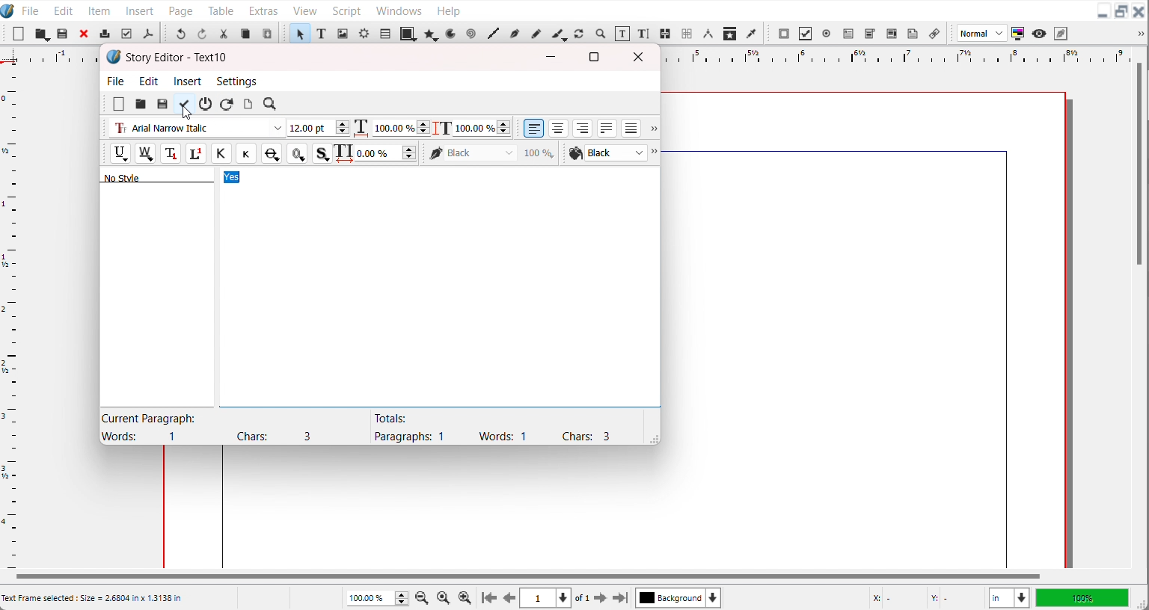  What do you see at coordinates (1139, 12) in the screenshot?
I see `Close` at bounding box center [1139, 12].